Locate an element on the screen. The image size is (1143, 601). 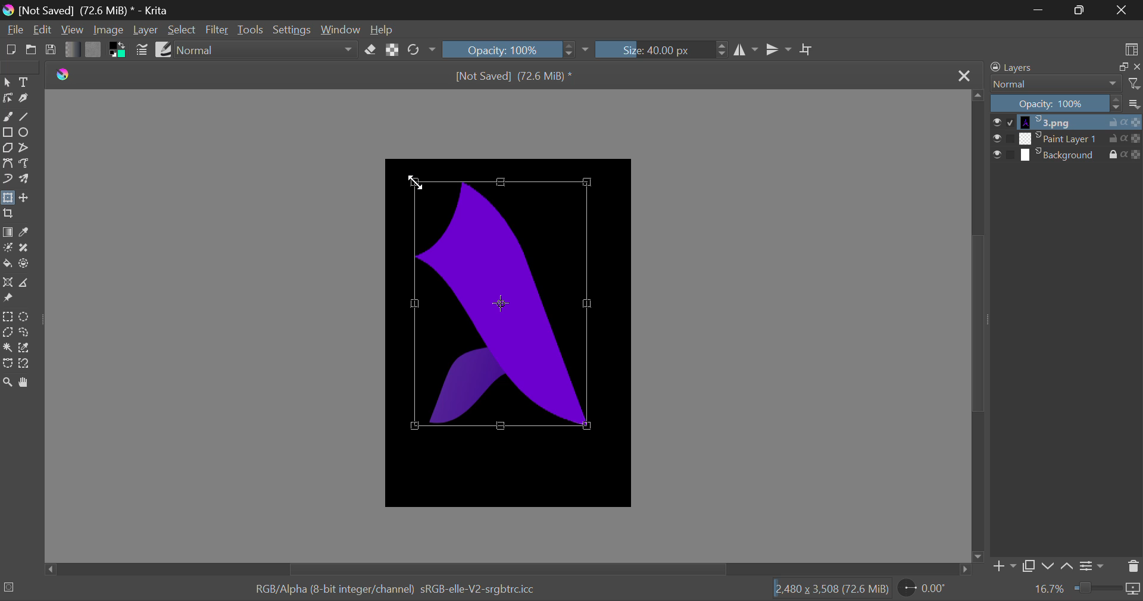
Restore Down is located at coordinates (1040, 11).